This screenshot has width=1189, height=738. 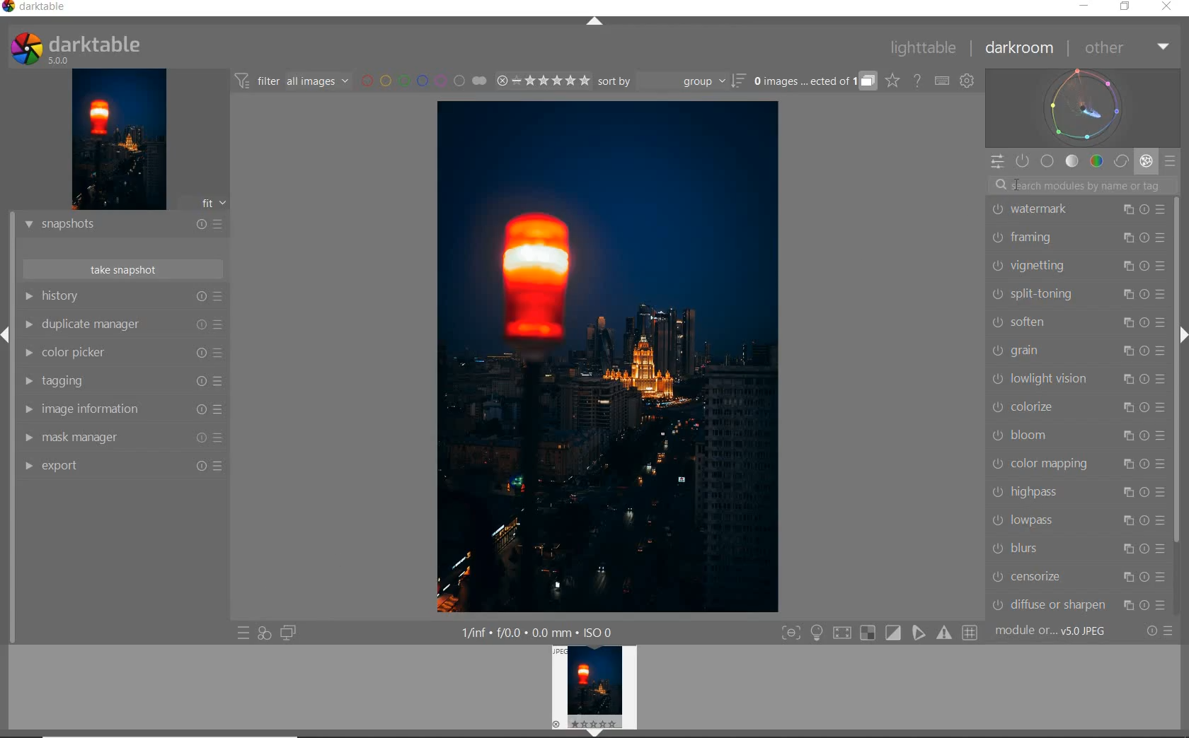 What do you see at coordinates (1161, 435) in the screenshot?
I see `Preset and reset` at bounding box center [1161, 435].